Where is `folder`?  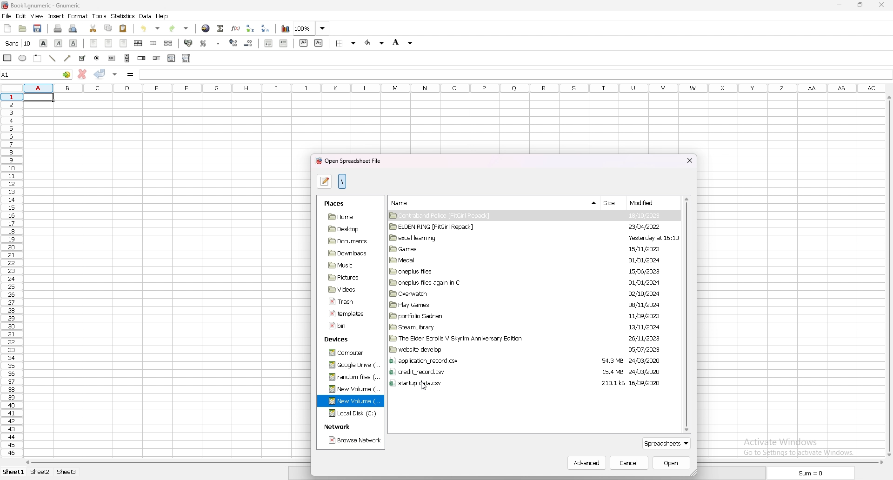 folder is located at coordinates (461, 294).